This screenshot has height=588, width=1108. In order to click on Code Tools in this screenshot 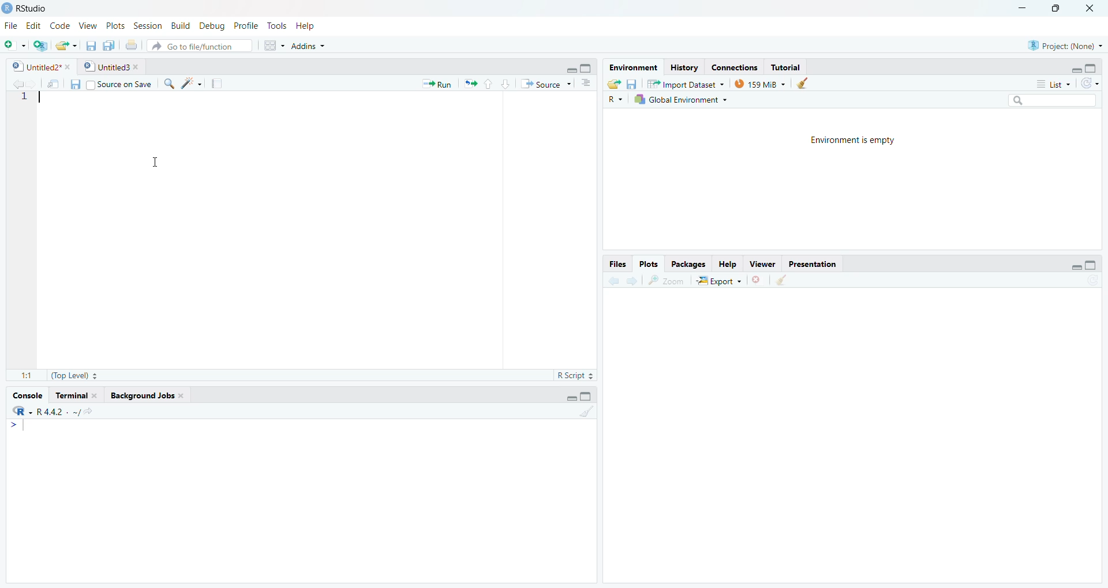, I will do `click(192, 84)`.